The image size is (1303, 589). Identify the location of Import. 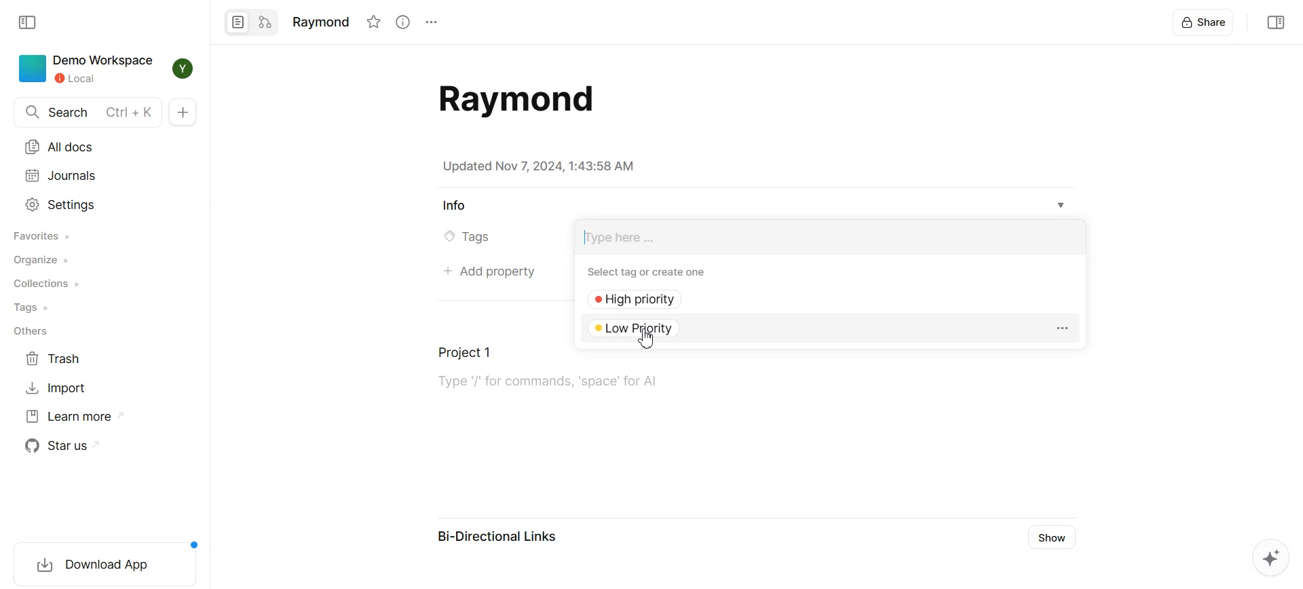
(56, 387).